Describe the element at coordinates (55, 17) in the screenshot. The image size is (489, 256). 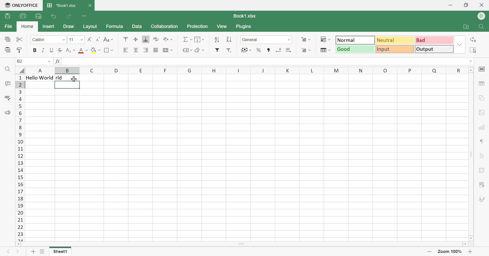
I see `Undo` at that location.